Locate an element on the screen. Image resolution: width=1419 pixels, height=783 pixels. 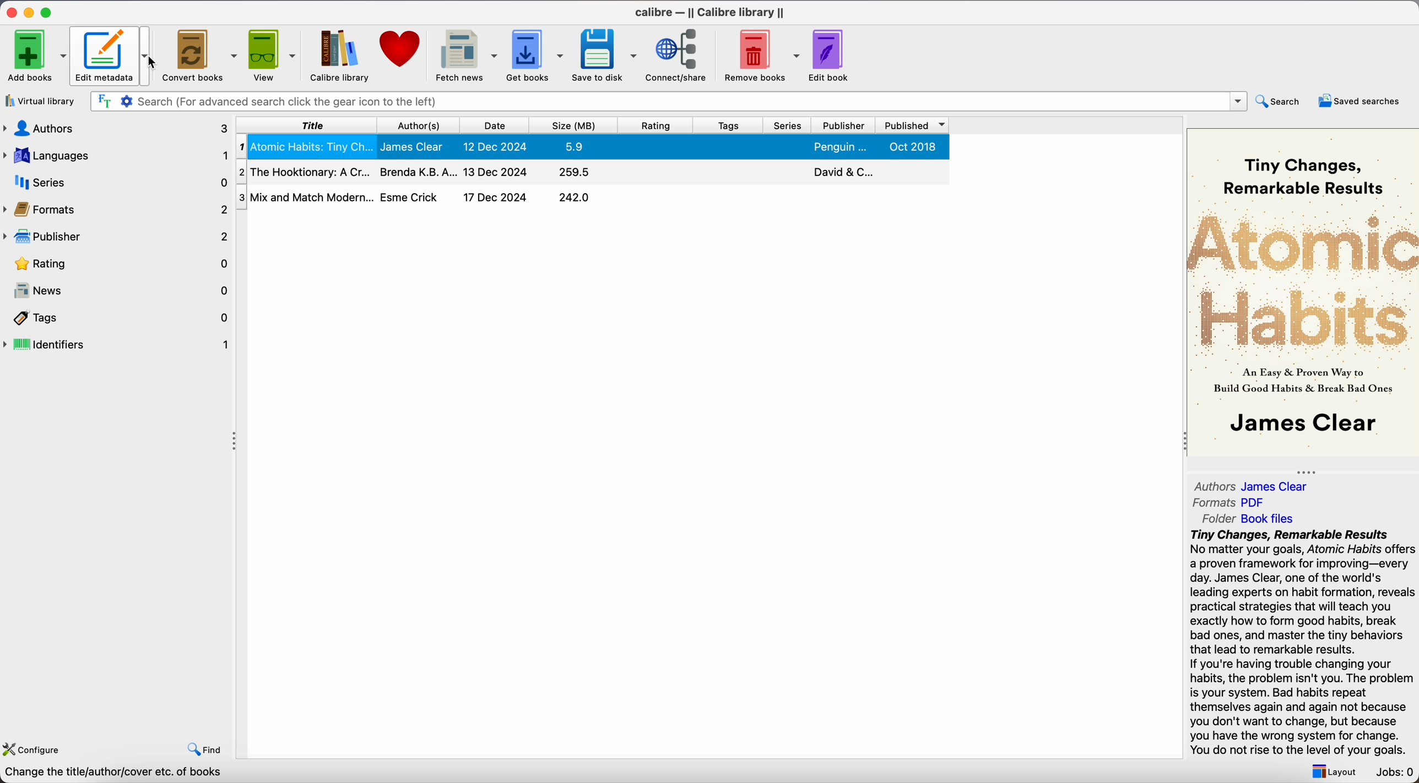
rating is located at coordinates (121, 264).